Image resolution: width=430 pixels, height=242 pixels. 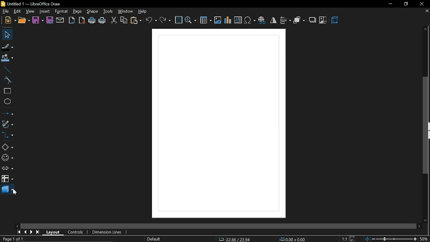 What do you see at coordinates (427, 126) in the screenshot?
I see `Vertical scrollbar` at bounding box center [427, 126].